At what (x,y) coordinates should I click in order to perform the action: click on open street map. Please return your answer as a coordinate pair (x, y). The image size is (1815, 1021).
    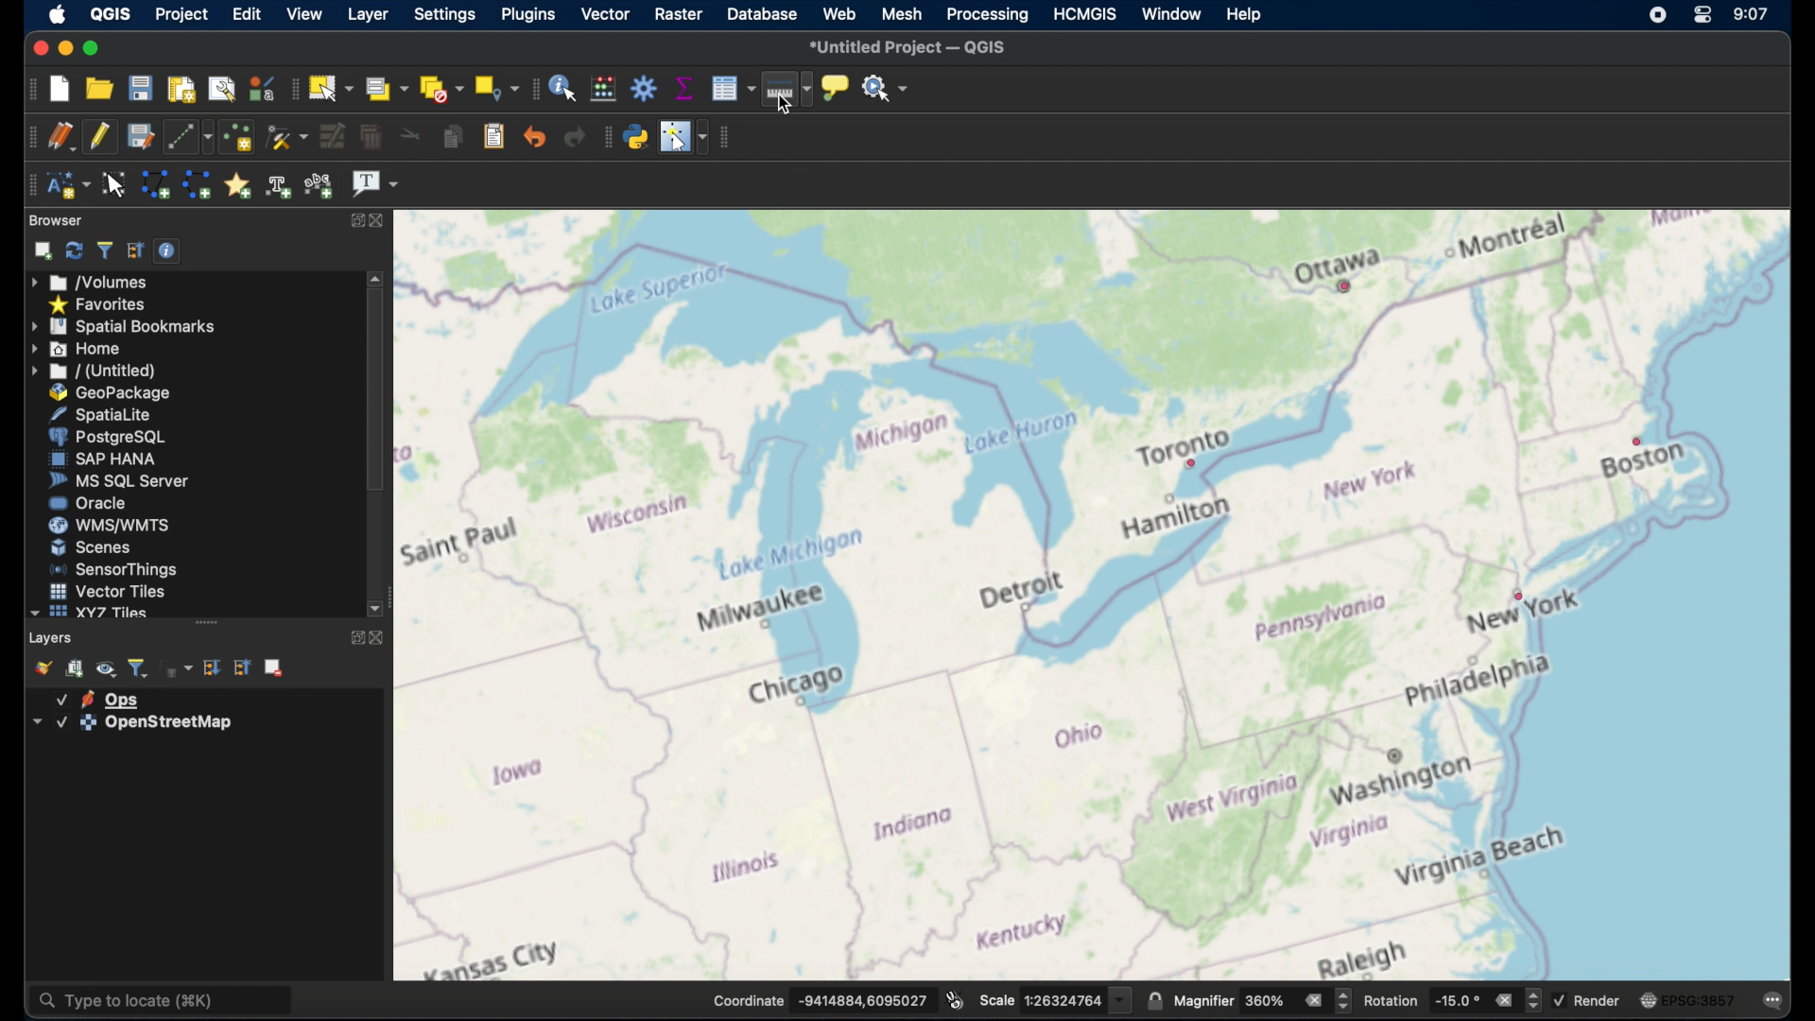
    Looking at the image, I should click on (1338, 564).